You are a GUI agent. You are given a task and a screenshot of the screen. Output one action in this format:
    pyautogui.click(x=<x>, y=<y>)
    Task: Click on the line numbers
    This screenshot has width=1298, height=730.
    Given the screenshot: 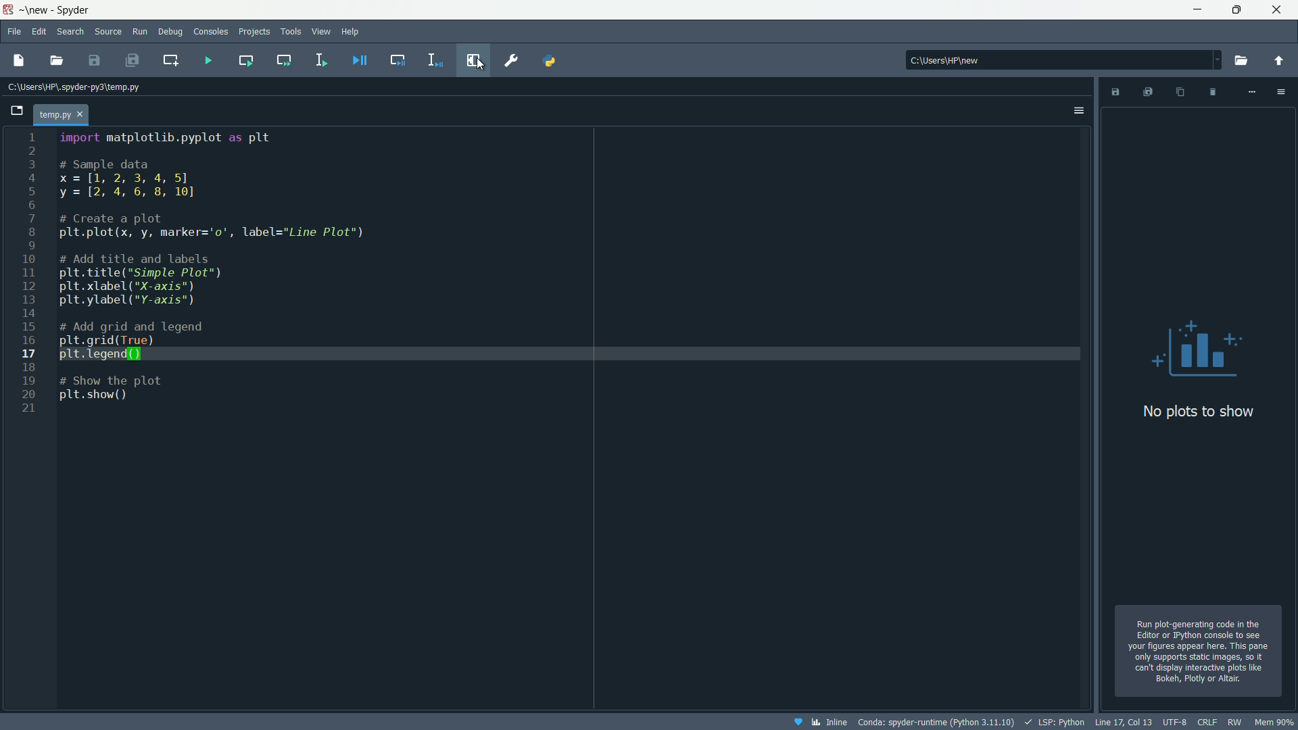 What is the action you would take?
    pyautogui.click(x=30, y=270)
    